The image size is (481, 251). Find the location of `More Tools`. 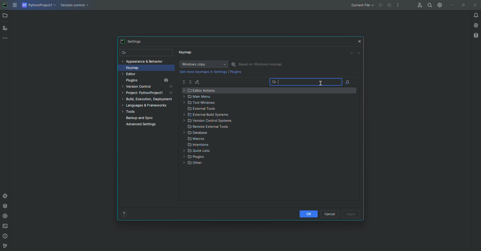

More Tools is located at coordinates (6, 38).